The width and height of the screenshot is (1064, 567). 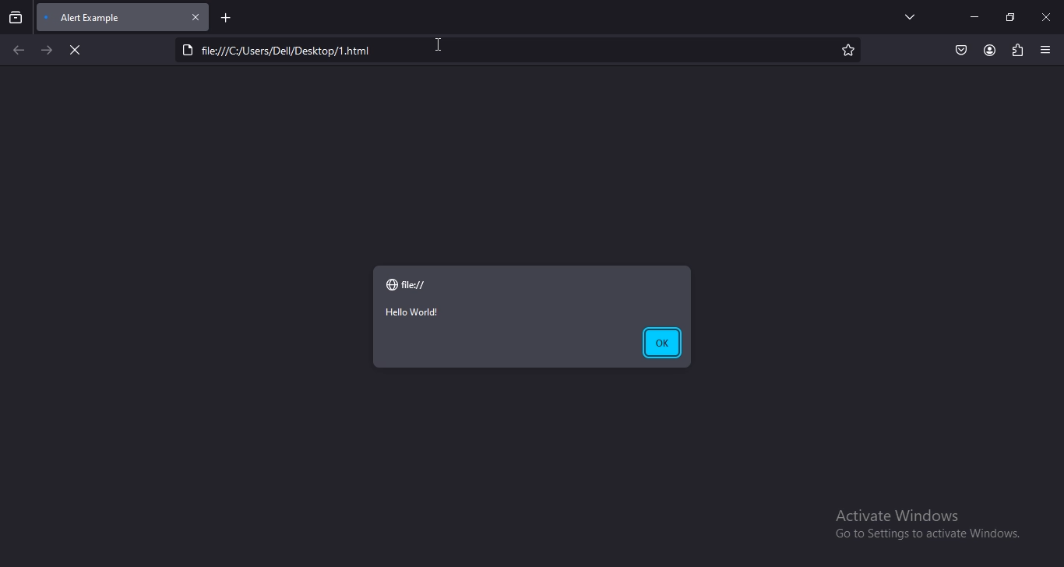 What do you see at coordinates (921, 537) in the screenshot?
I see `Go to Settings to activate Windows.` at bounding box center [921, 537].